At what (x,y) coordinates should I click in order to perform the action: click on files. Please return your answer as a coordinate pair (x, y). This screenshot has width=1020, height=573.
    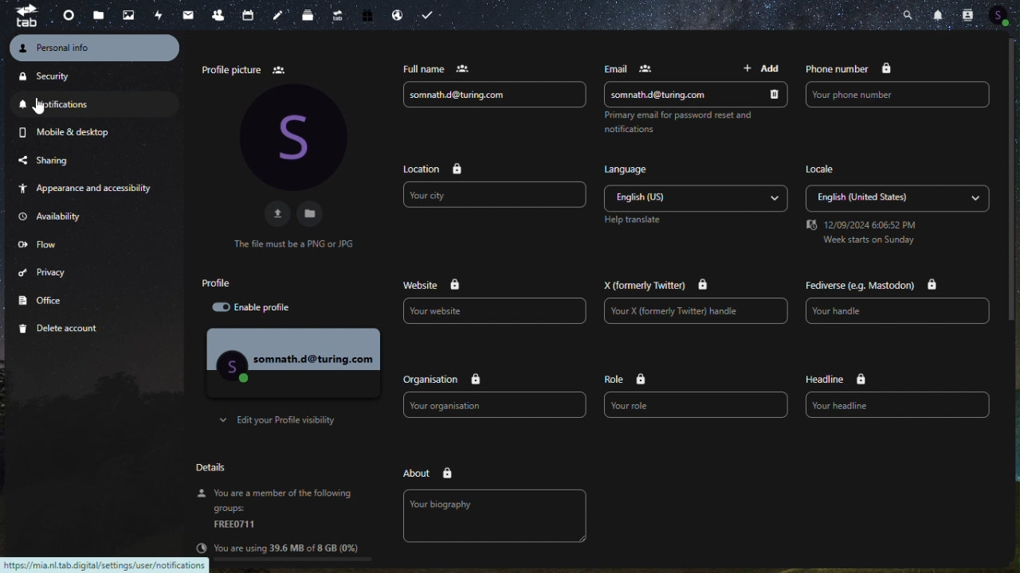
    Looking at the image, I should click on (100, 14).